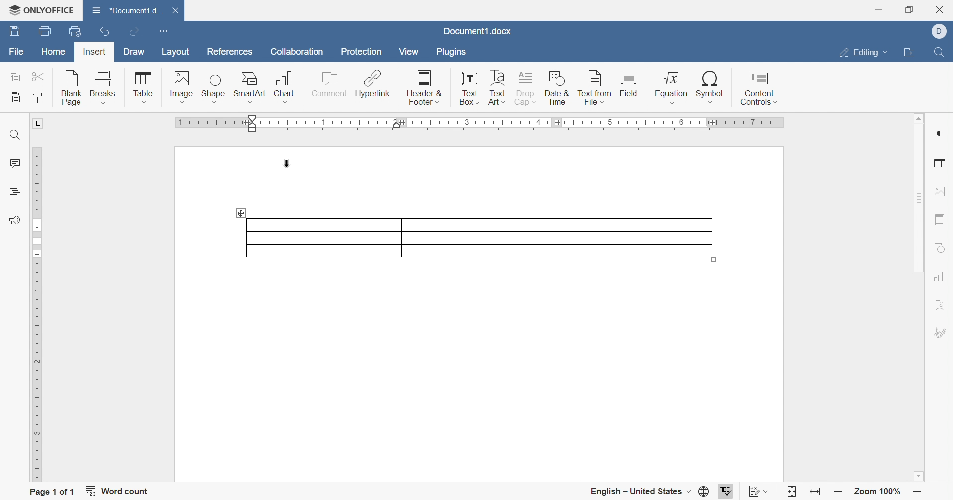 The image size is (953, 500). I want to click on Print file, so click(47, 30).